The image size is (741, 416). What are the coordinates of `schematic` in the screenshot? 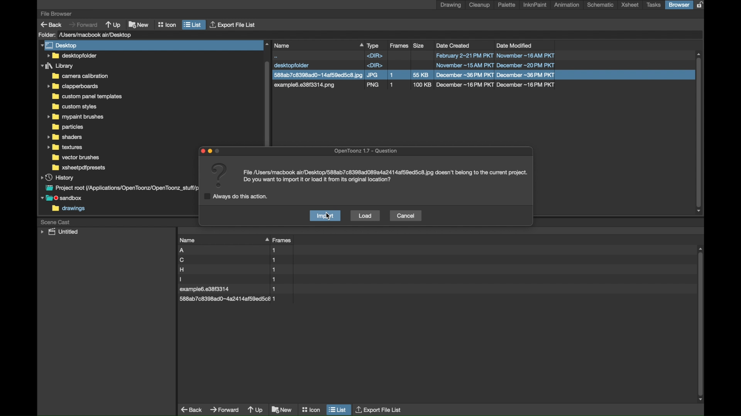 It's located at (600, 5).